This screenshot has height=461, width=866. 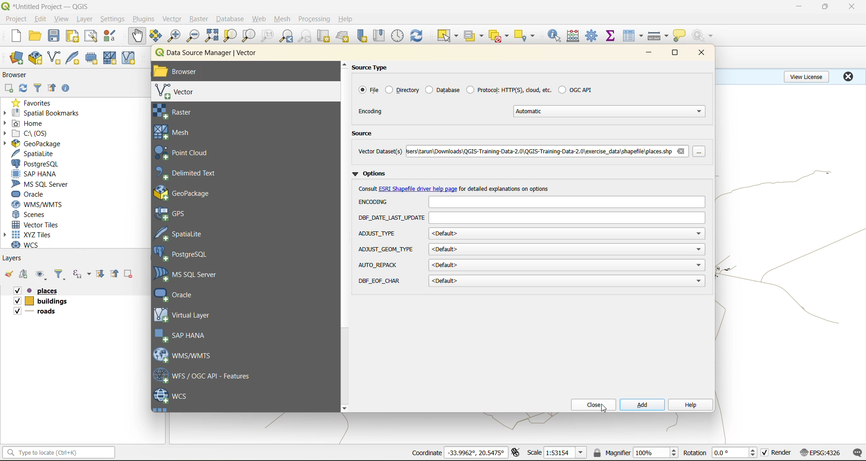 What do you see at coordinates (42, 303) in the screenshot?
I see `layers` at bounding box center [42, 303].